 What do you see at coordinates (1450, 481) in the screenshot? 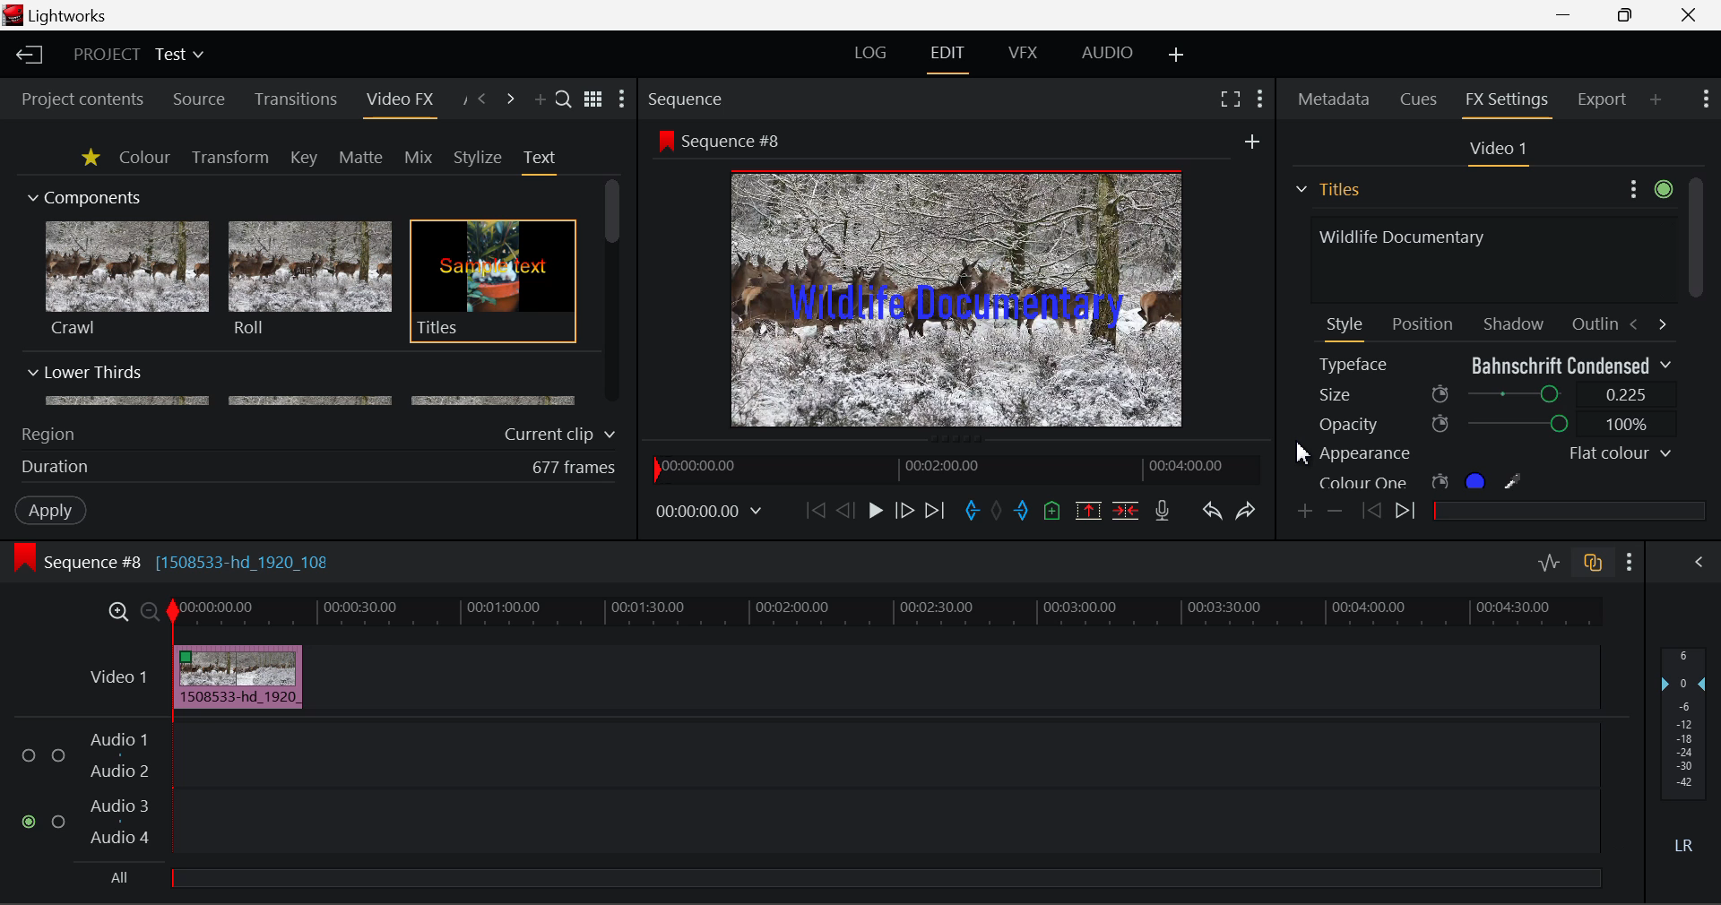
I see `Colour One` at bounding box center [1450, 481].